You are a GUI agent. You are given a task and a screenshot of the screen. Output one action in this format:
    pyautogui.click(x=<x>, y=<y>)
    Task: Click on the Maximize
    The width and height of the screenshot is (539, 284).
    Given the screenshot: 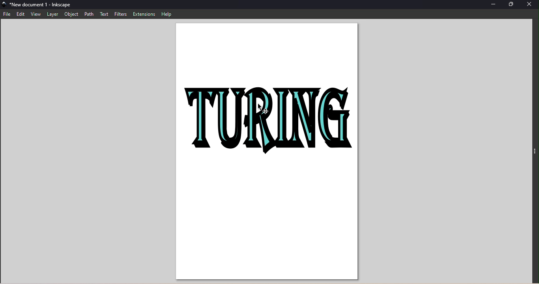 What is the action you would take?
    pyautogui.click(x=513, y=5)
    